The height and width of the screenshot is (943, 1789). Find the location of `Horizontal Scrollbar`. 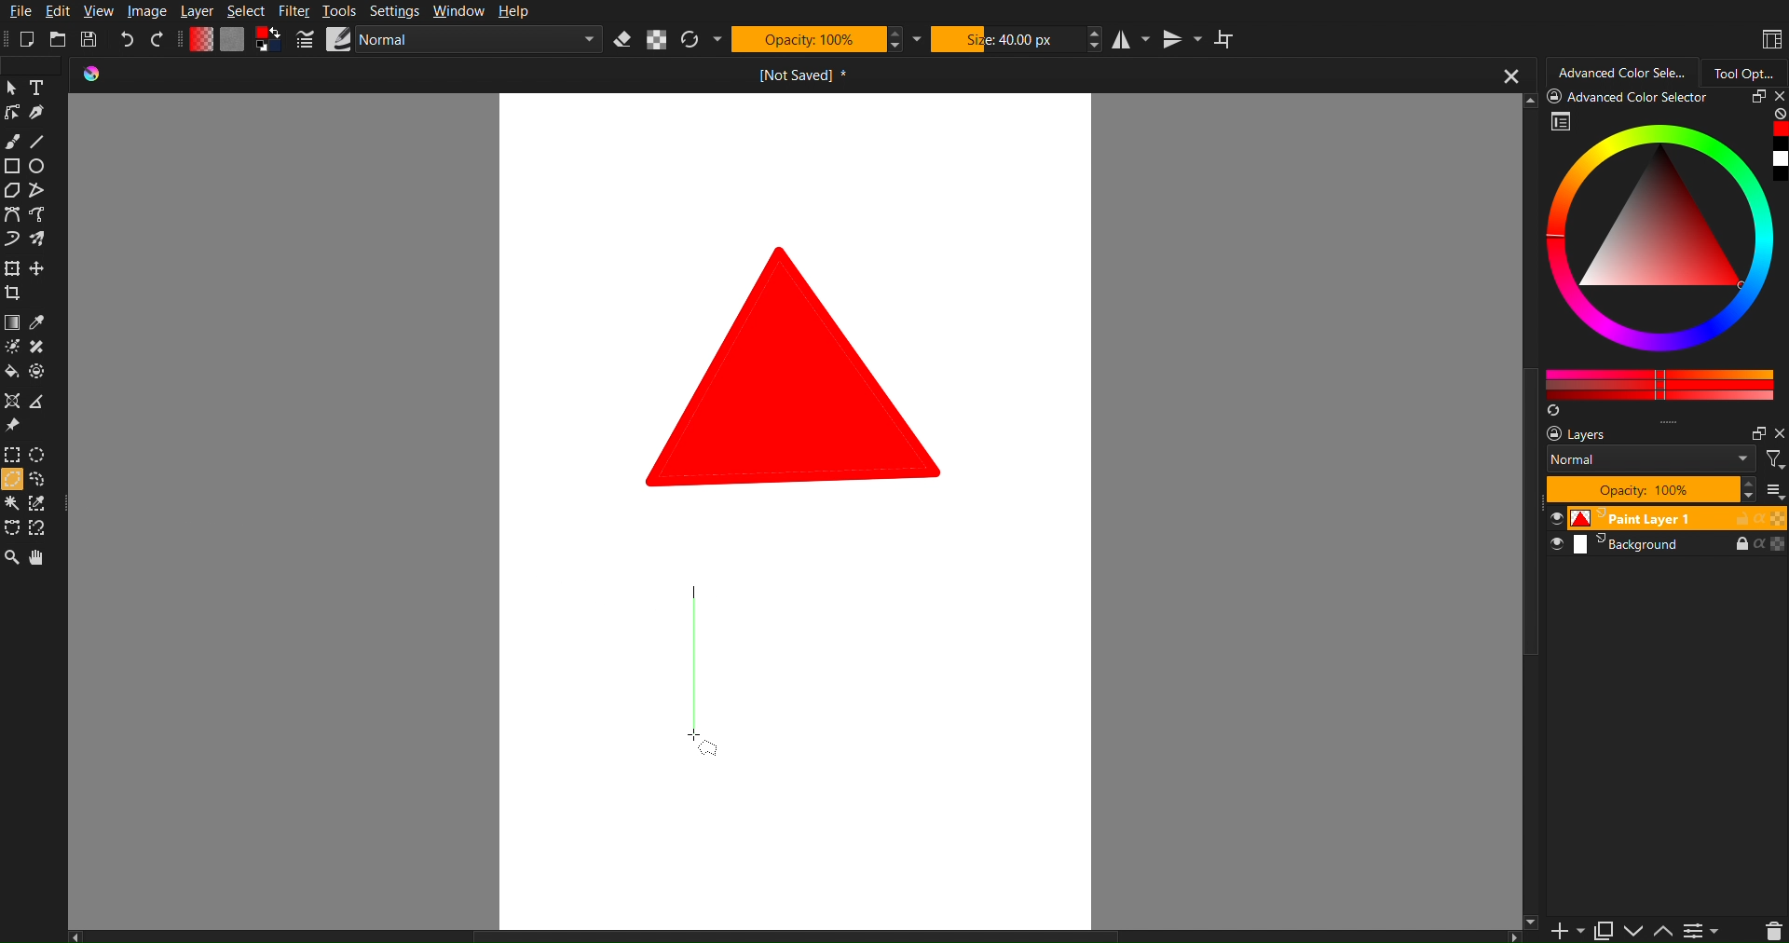

Horizontal Scrollbar is located at coordinates (788, 935).